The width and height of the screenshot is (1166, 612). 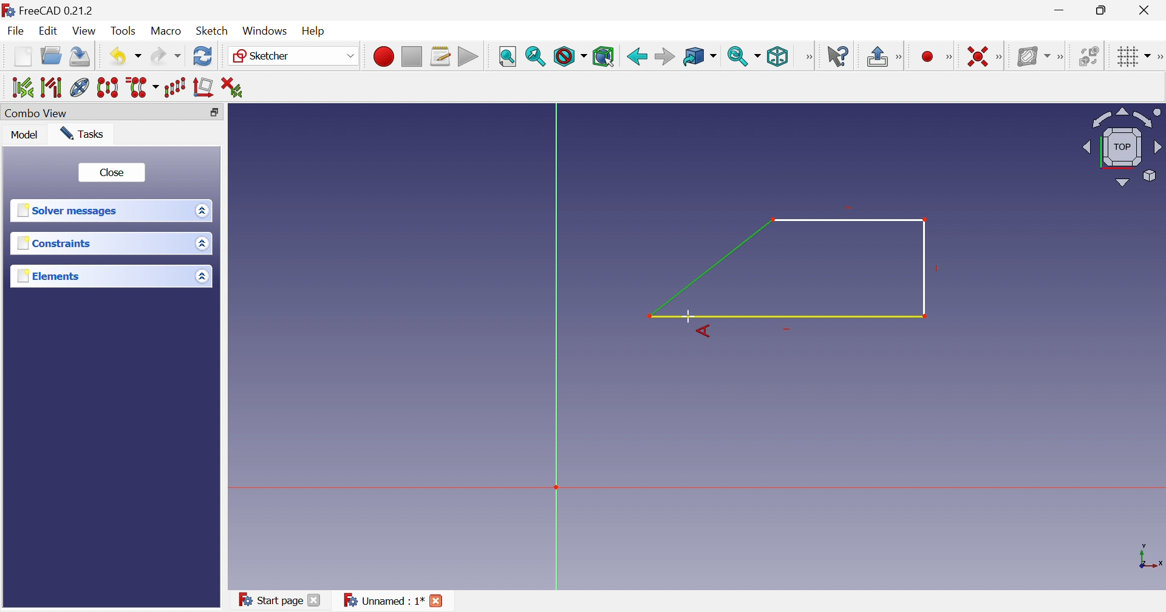 I want to click on File, so click(x=16, y=32).